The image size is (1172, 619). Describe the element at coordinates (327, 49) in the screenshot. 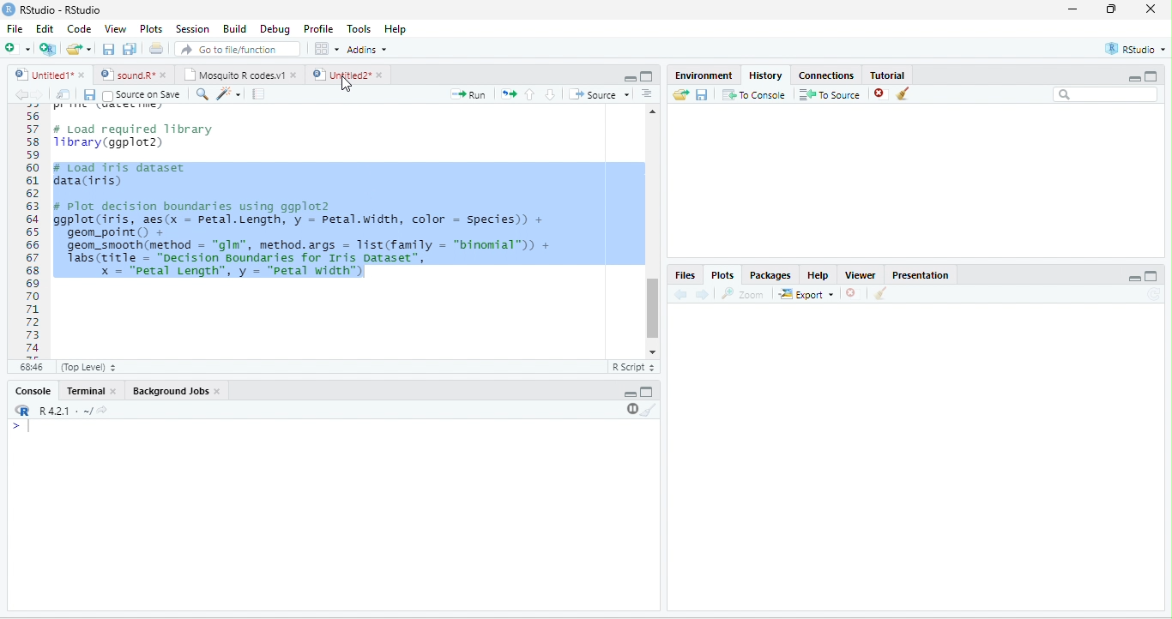

I see `options` at that location.